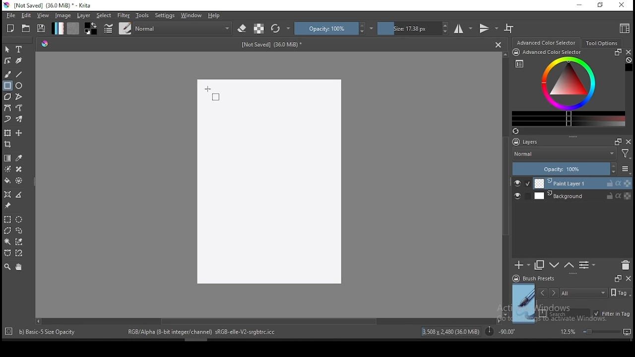 Image resolution: width=635 pixels, height=357 pixels. I want to click on , so click(489, 27).